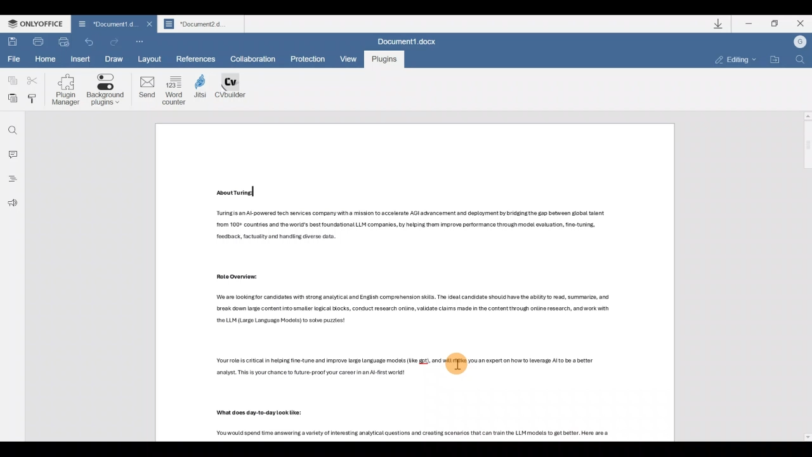 The width and height of the screenshot is (812, 457). I want to click on Copy, so click(10, 81).